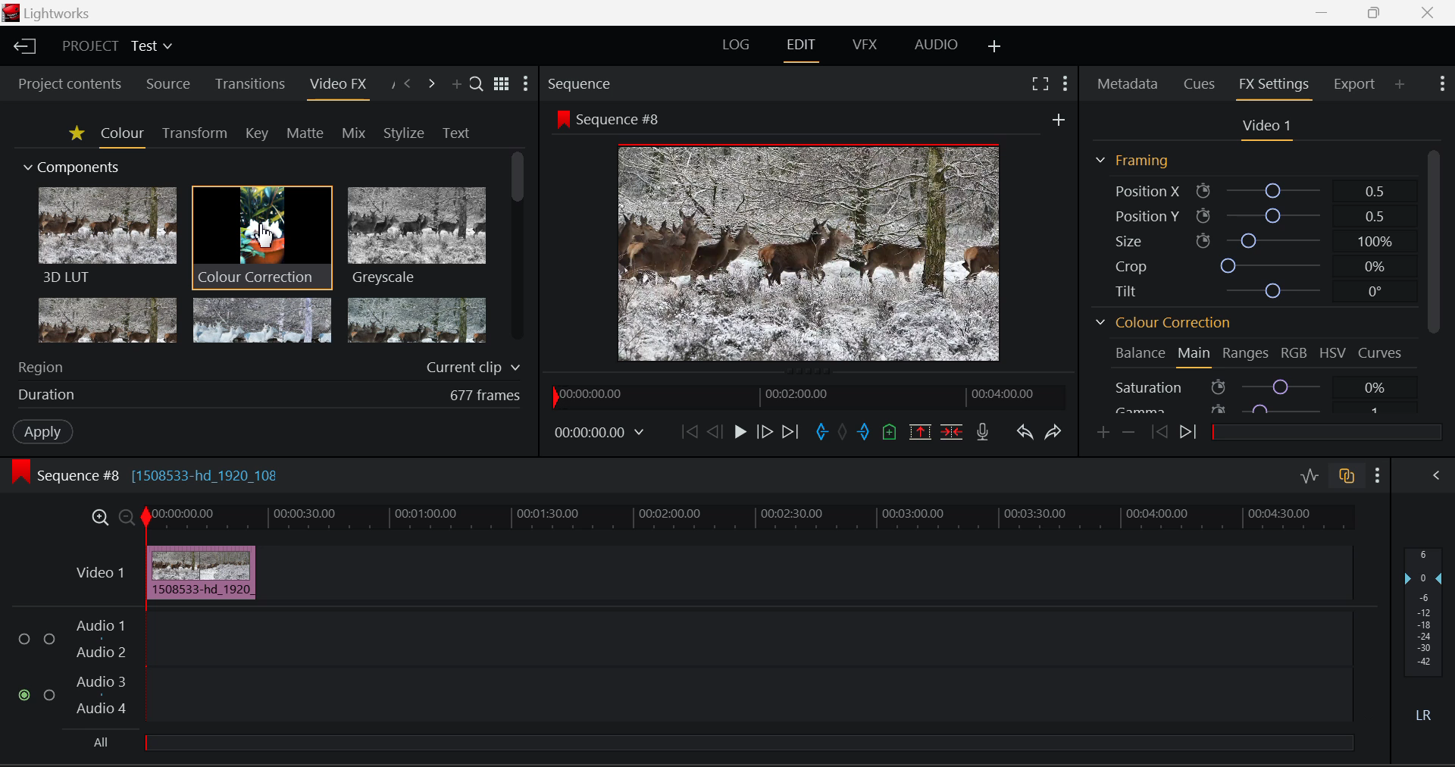  Describe the element at coordinates (1247, 265) in the screenshot. I see `Crop` at that location.